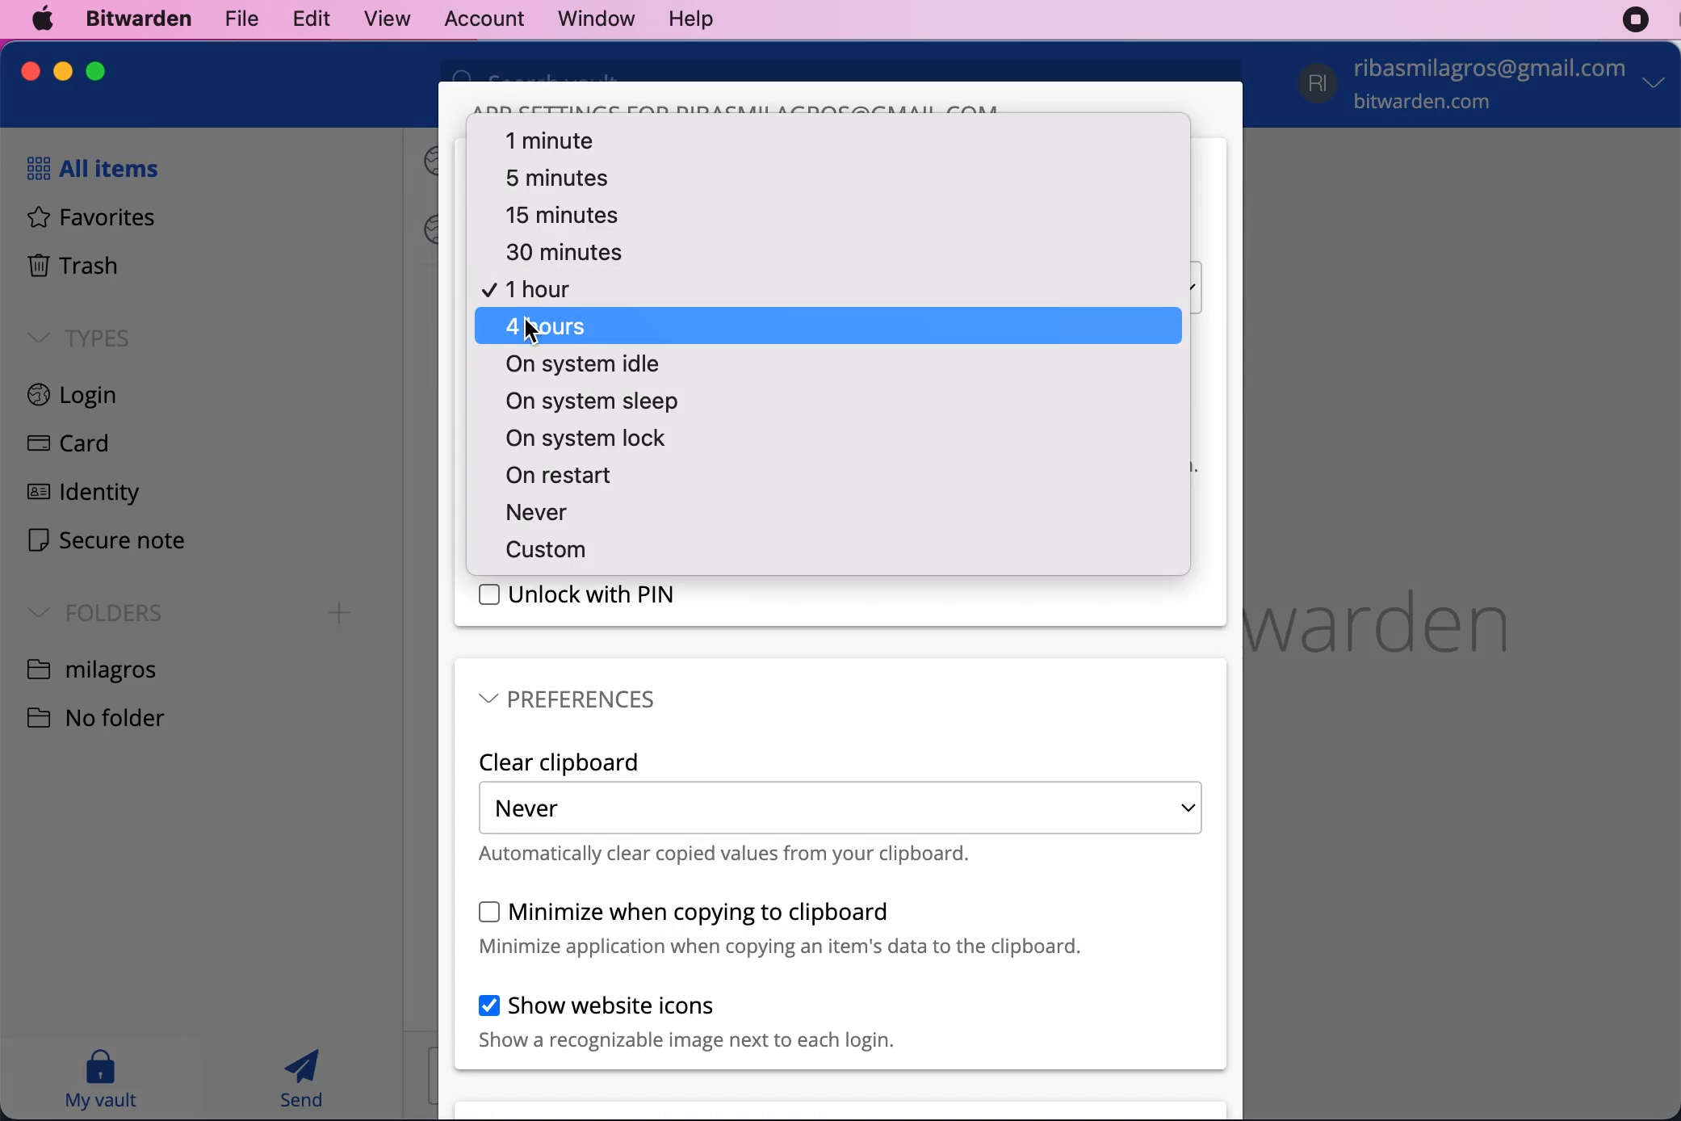 The height and width of the screenshot is (1121, 1681). Describe the element at coordinates (135, 20) in the screenshot. I see `bitwarden` at that location.